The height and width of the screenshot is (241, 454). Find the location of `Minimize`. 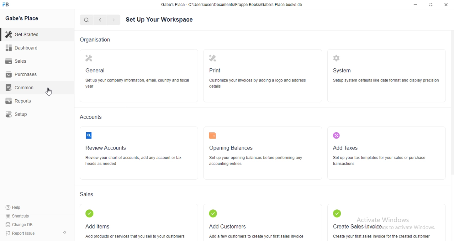

Minimize is located at coordinates (416, 5).